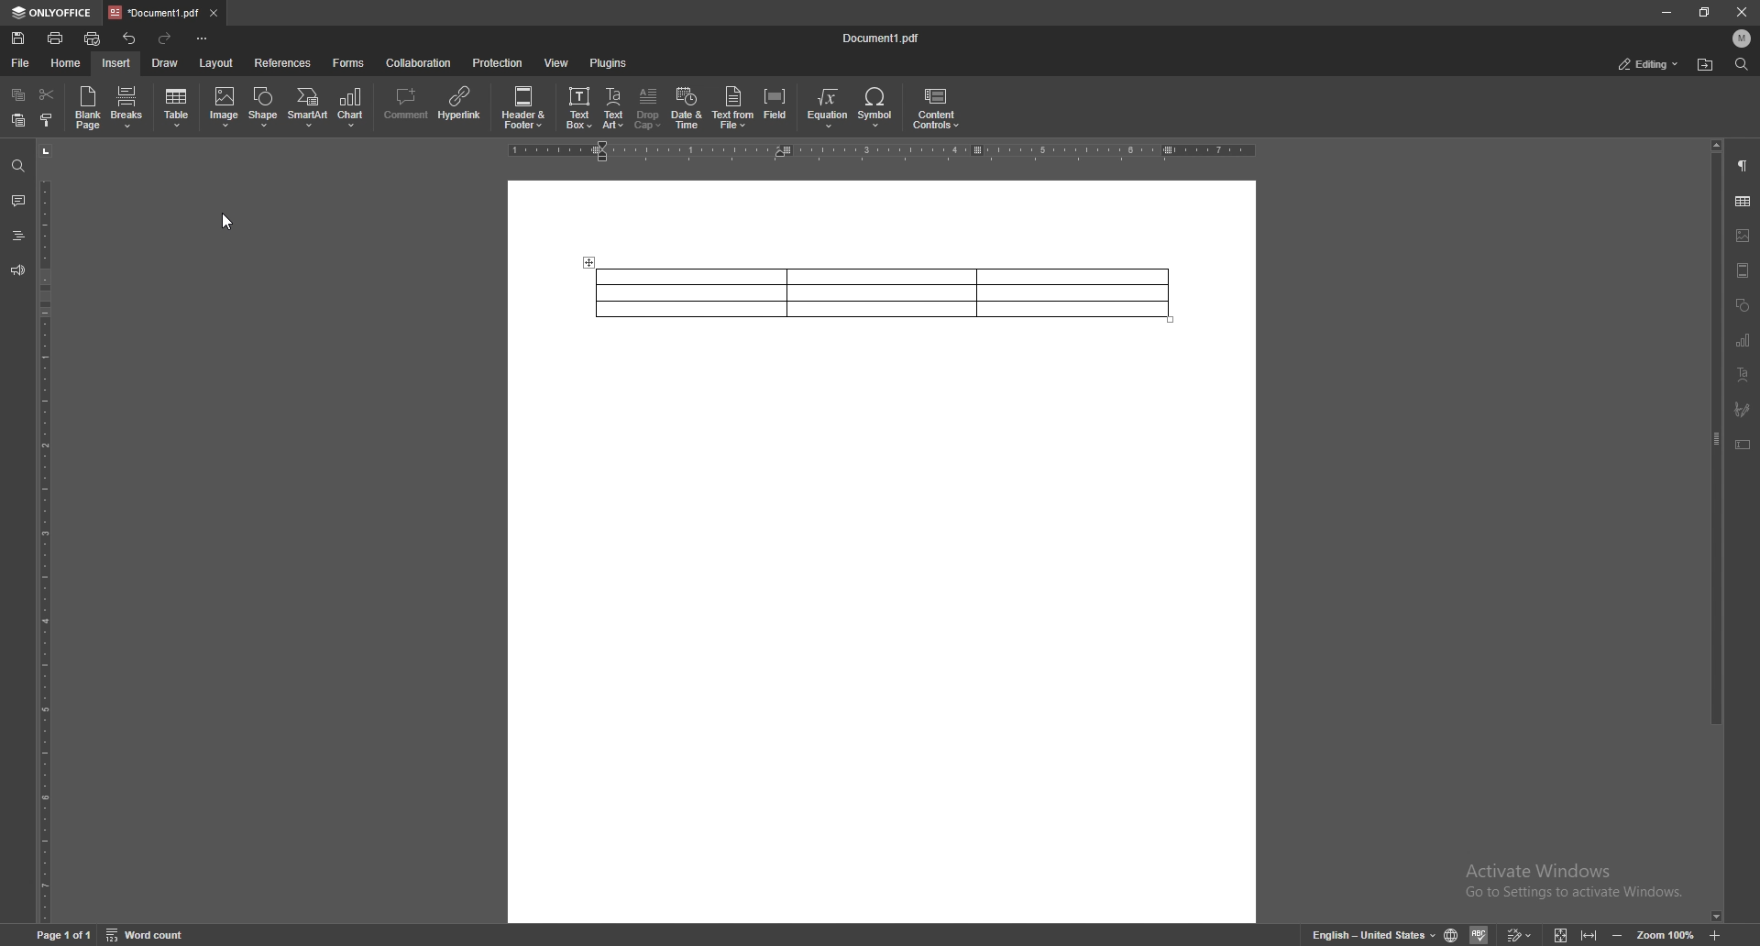 This screenshot has height=946, width=1760. Describe the element at coordinates (525, 108) in the screenshot. I see `header and footer` at that location.